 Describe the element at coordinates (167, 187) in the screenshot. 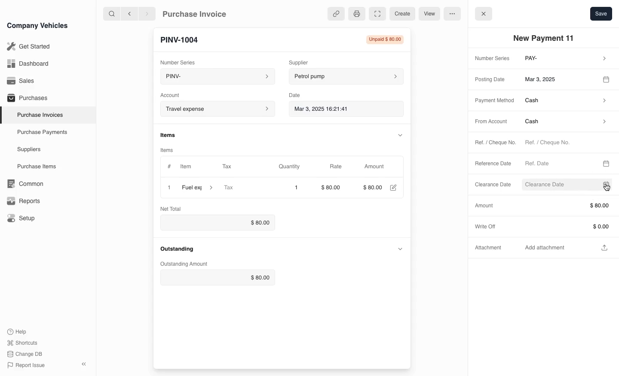

I see `close` at that location.